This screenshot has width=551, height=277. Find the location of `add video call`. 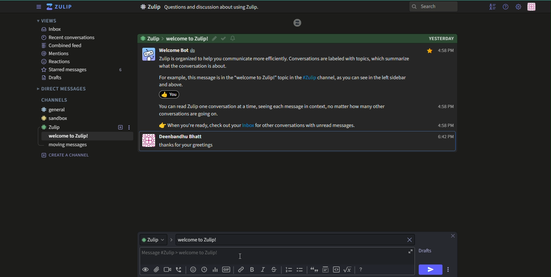

add video call is located at coordinates (167, 270).